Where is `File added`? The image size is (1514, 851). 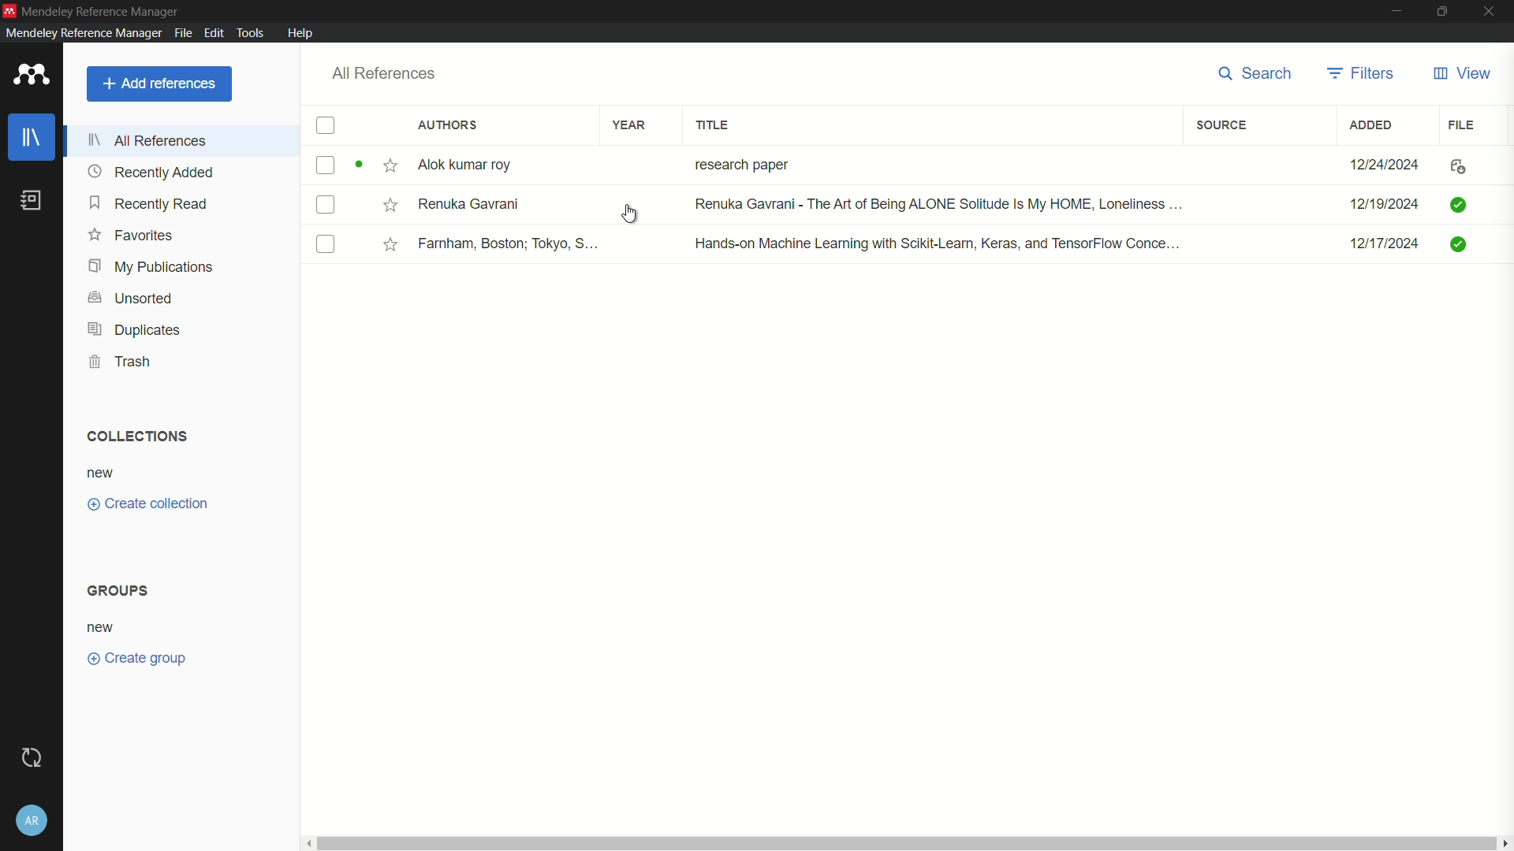 File added is located at coordinates (1461, 204).